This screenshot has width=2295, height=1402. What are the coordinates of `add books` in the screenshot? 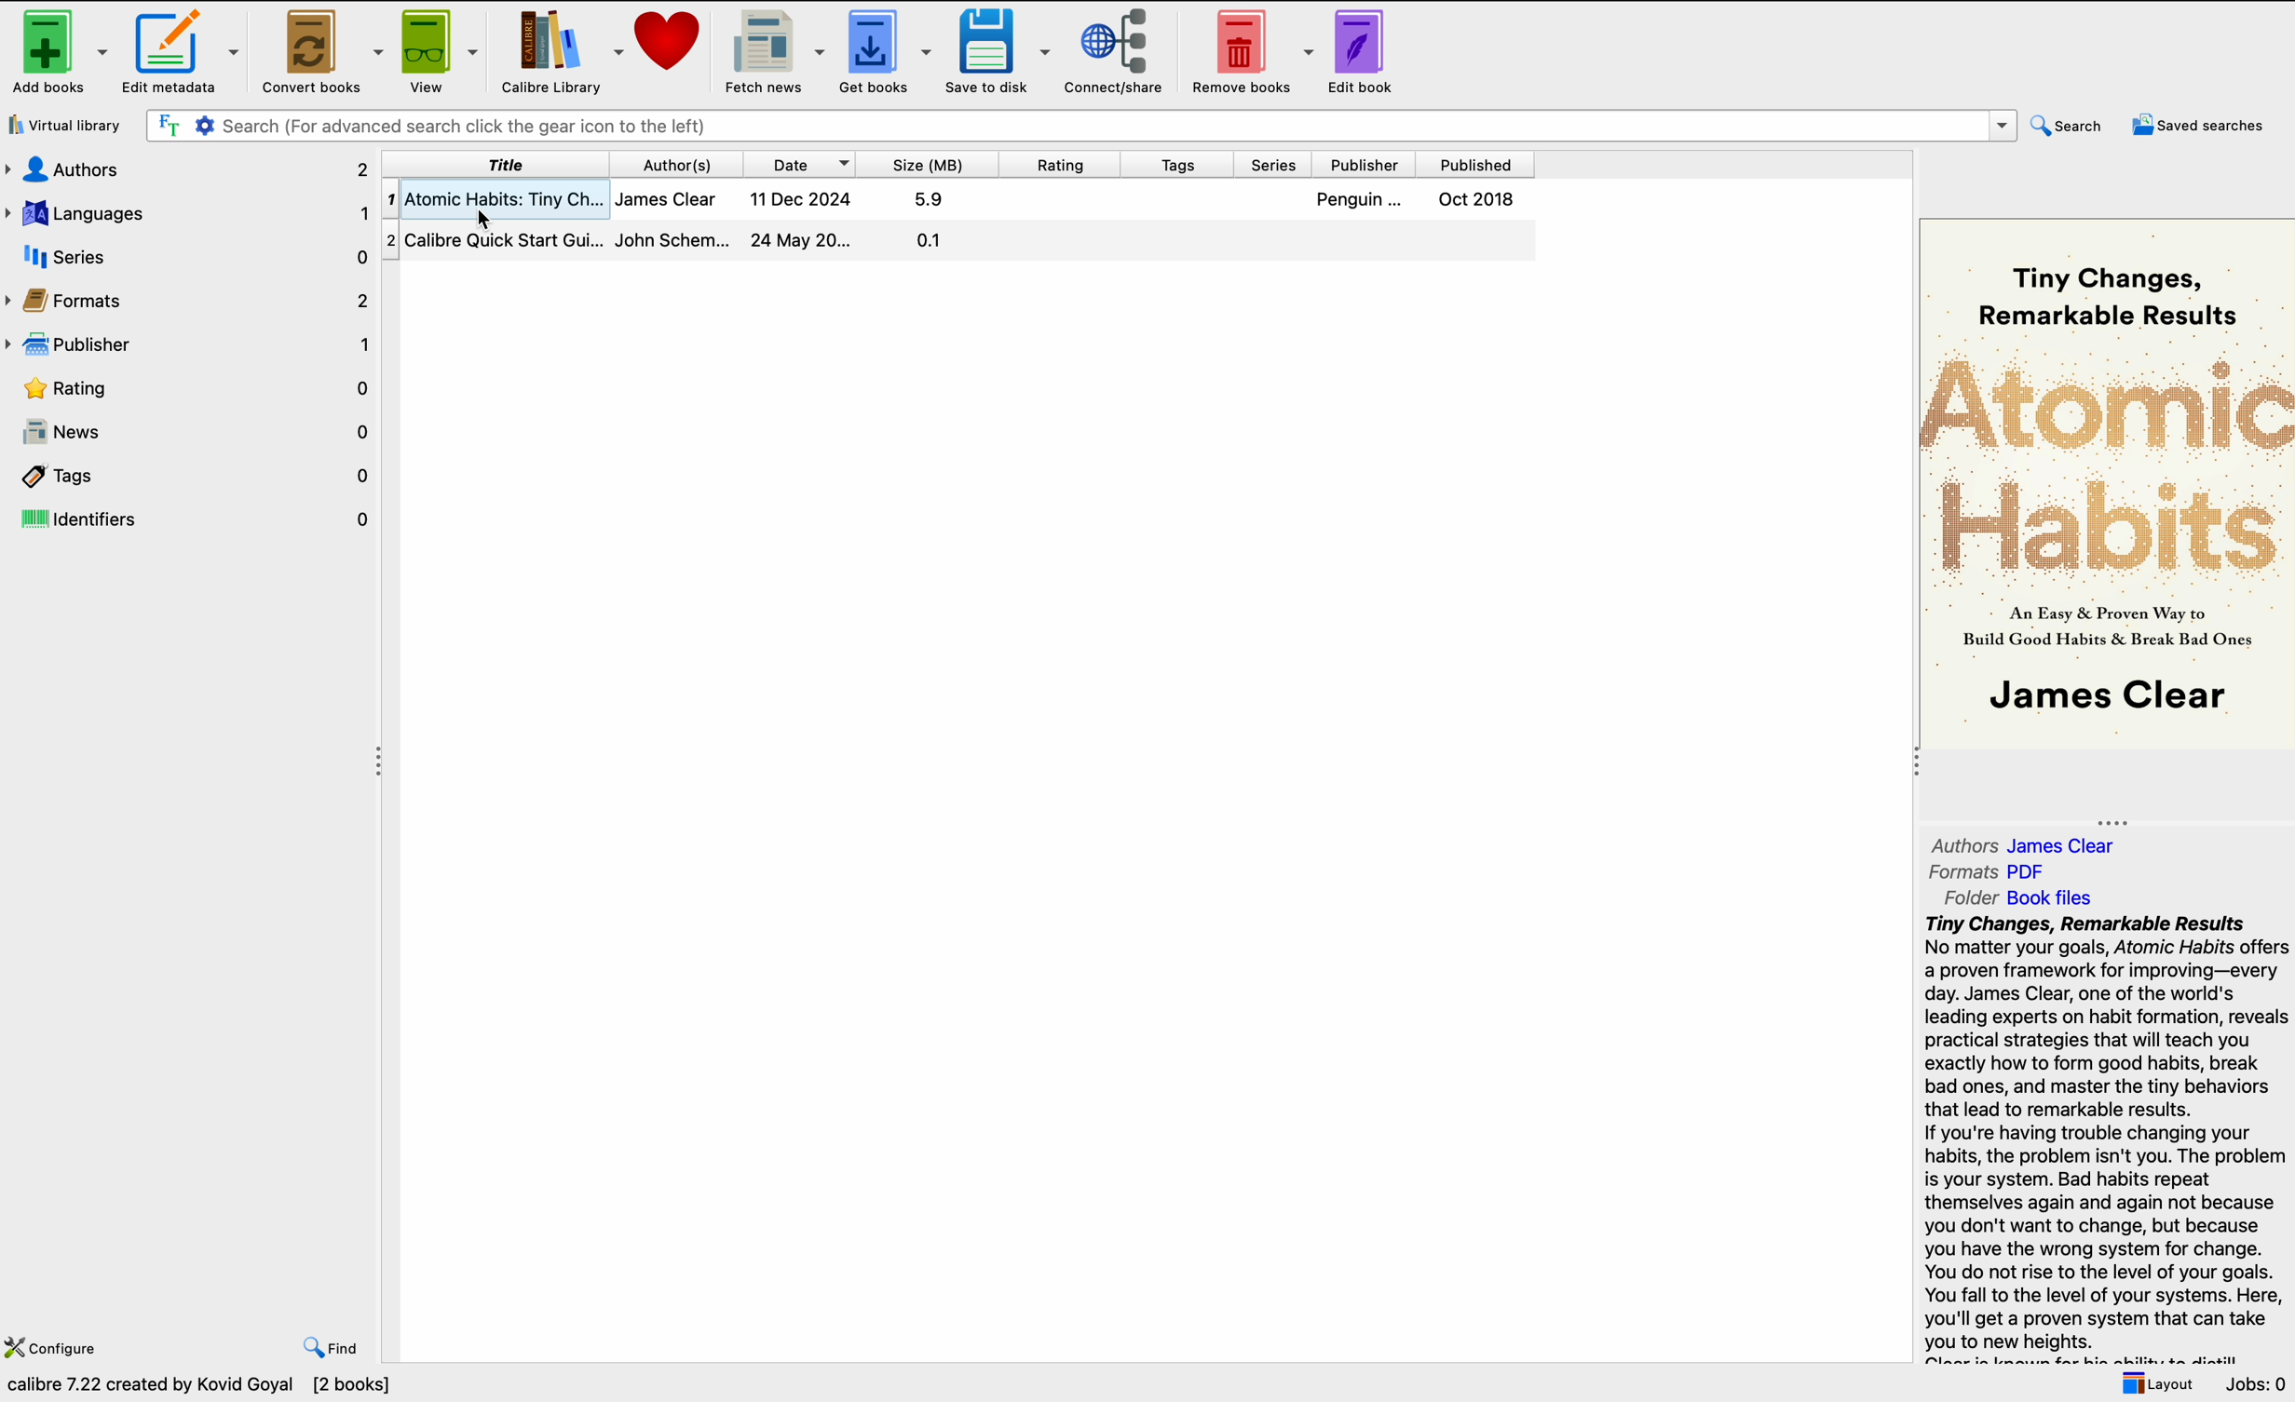 It's located at (58, 50).